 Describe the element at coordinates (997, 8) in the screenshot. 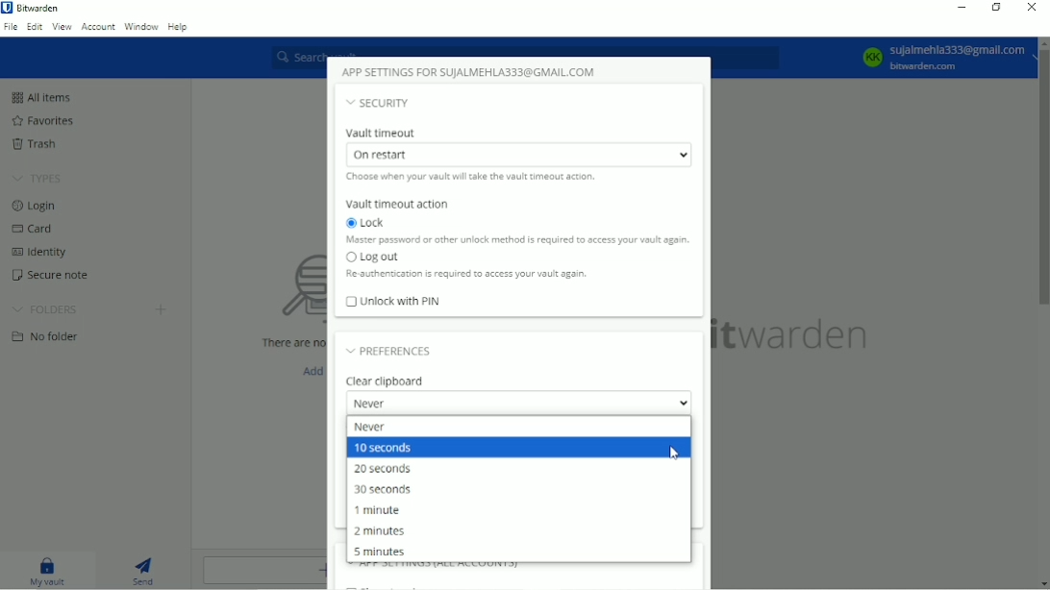

I see `Restore down` at that location.